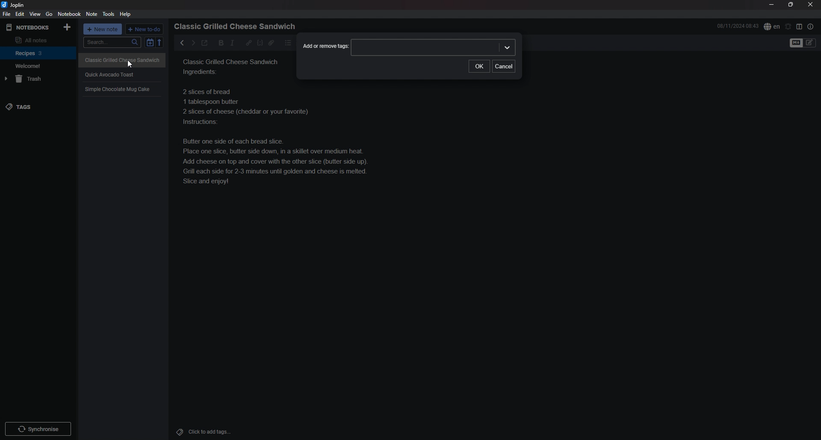 This screenshot has height=440, width=821. Describe the element at coordinates (271, 43) in the screenshot. I see `attachment` at that location.